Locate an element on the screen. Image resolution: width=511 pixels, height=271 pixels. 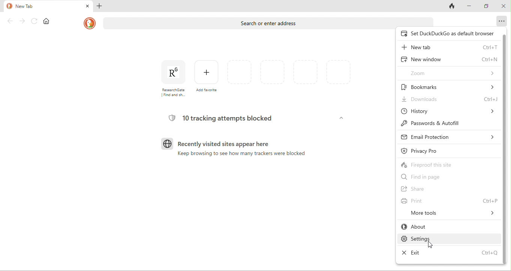
new tab is located at coordinates (43, 6).